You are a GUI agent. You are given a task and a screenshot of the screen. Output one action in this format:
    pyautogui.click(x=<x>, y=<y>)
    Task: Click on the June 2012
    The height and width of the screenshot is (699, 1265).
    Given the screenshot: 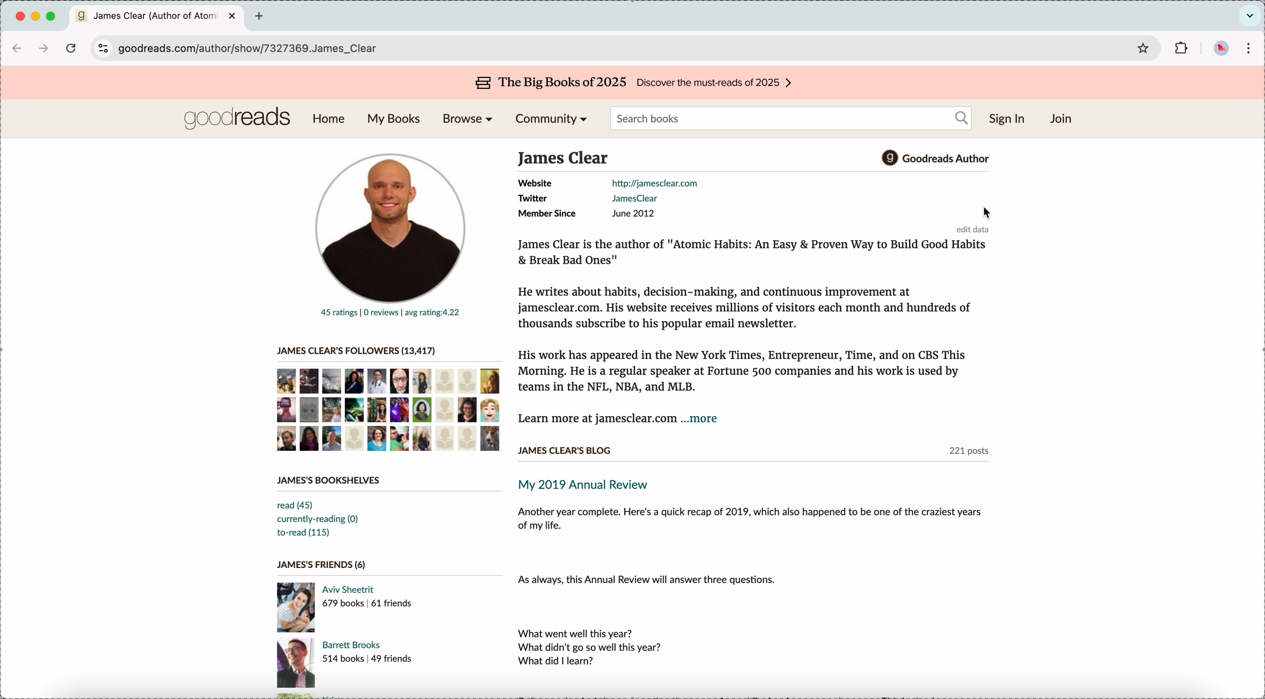 What is the action you would take?
    pyautogui.click(x=634, y=214)
    